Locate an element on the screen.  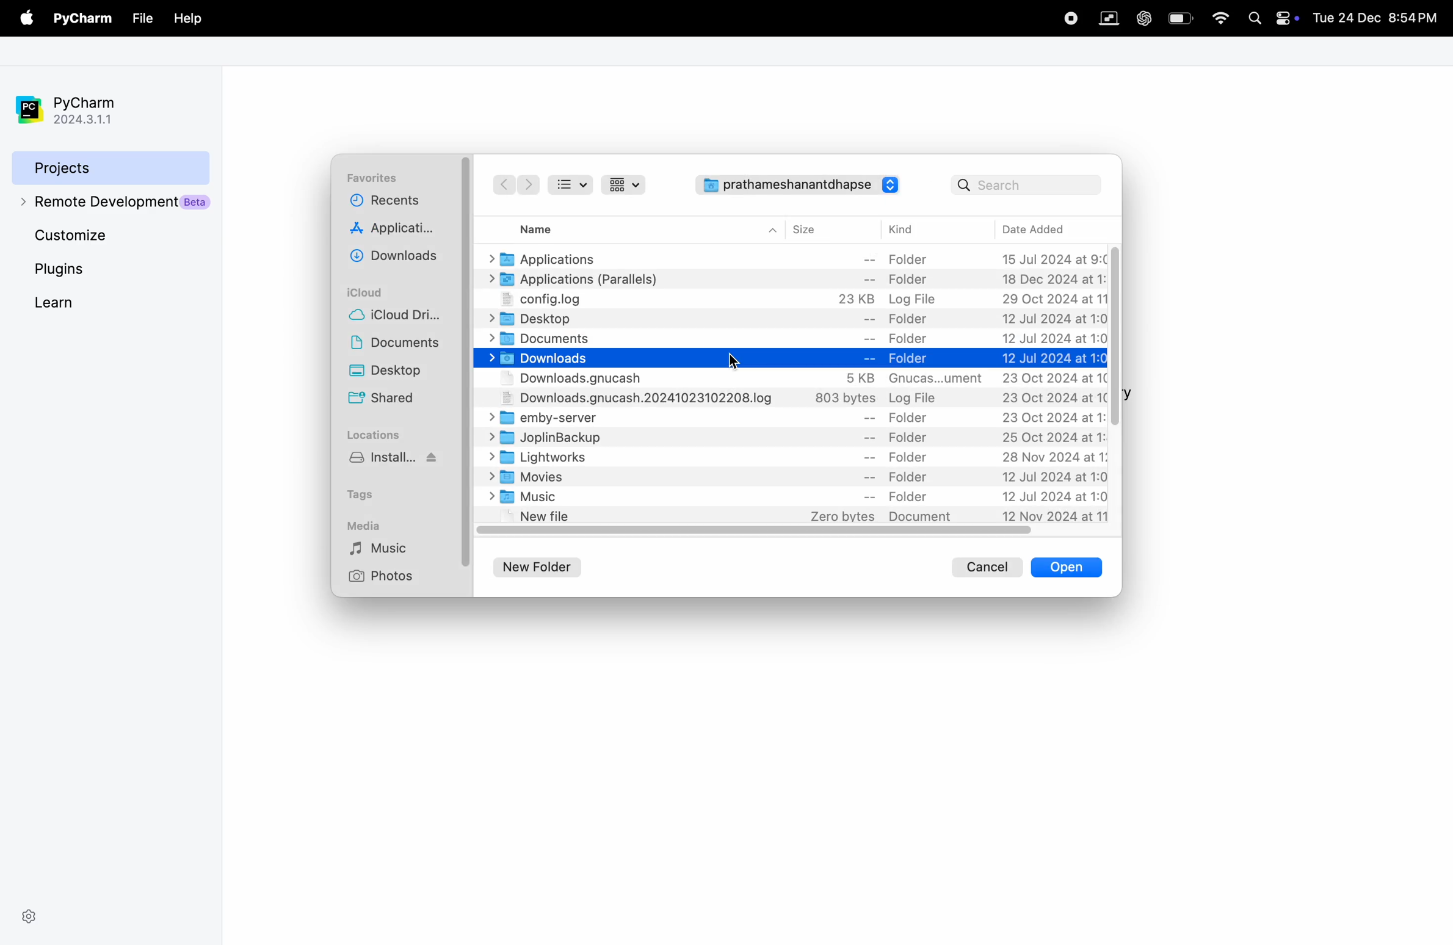
emby server is located at coordinates (795, 419).